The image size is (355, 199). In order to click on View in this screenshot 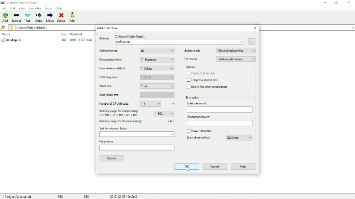, I will do `click(22, 8)`.